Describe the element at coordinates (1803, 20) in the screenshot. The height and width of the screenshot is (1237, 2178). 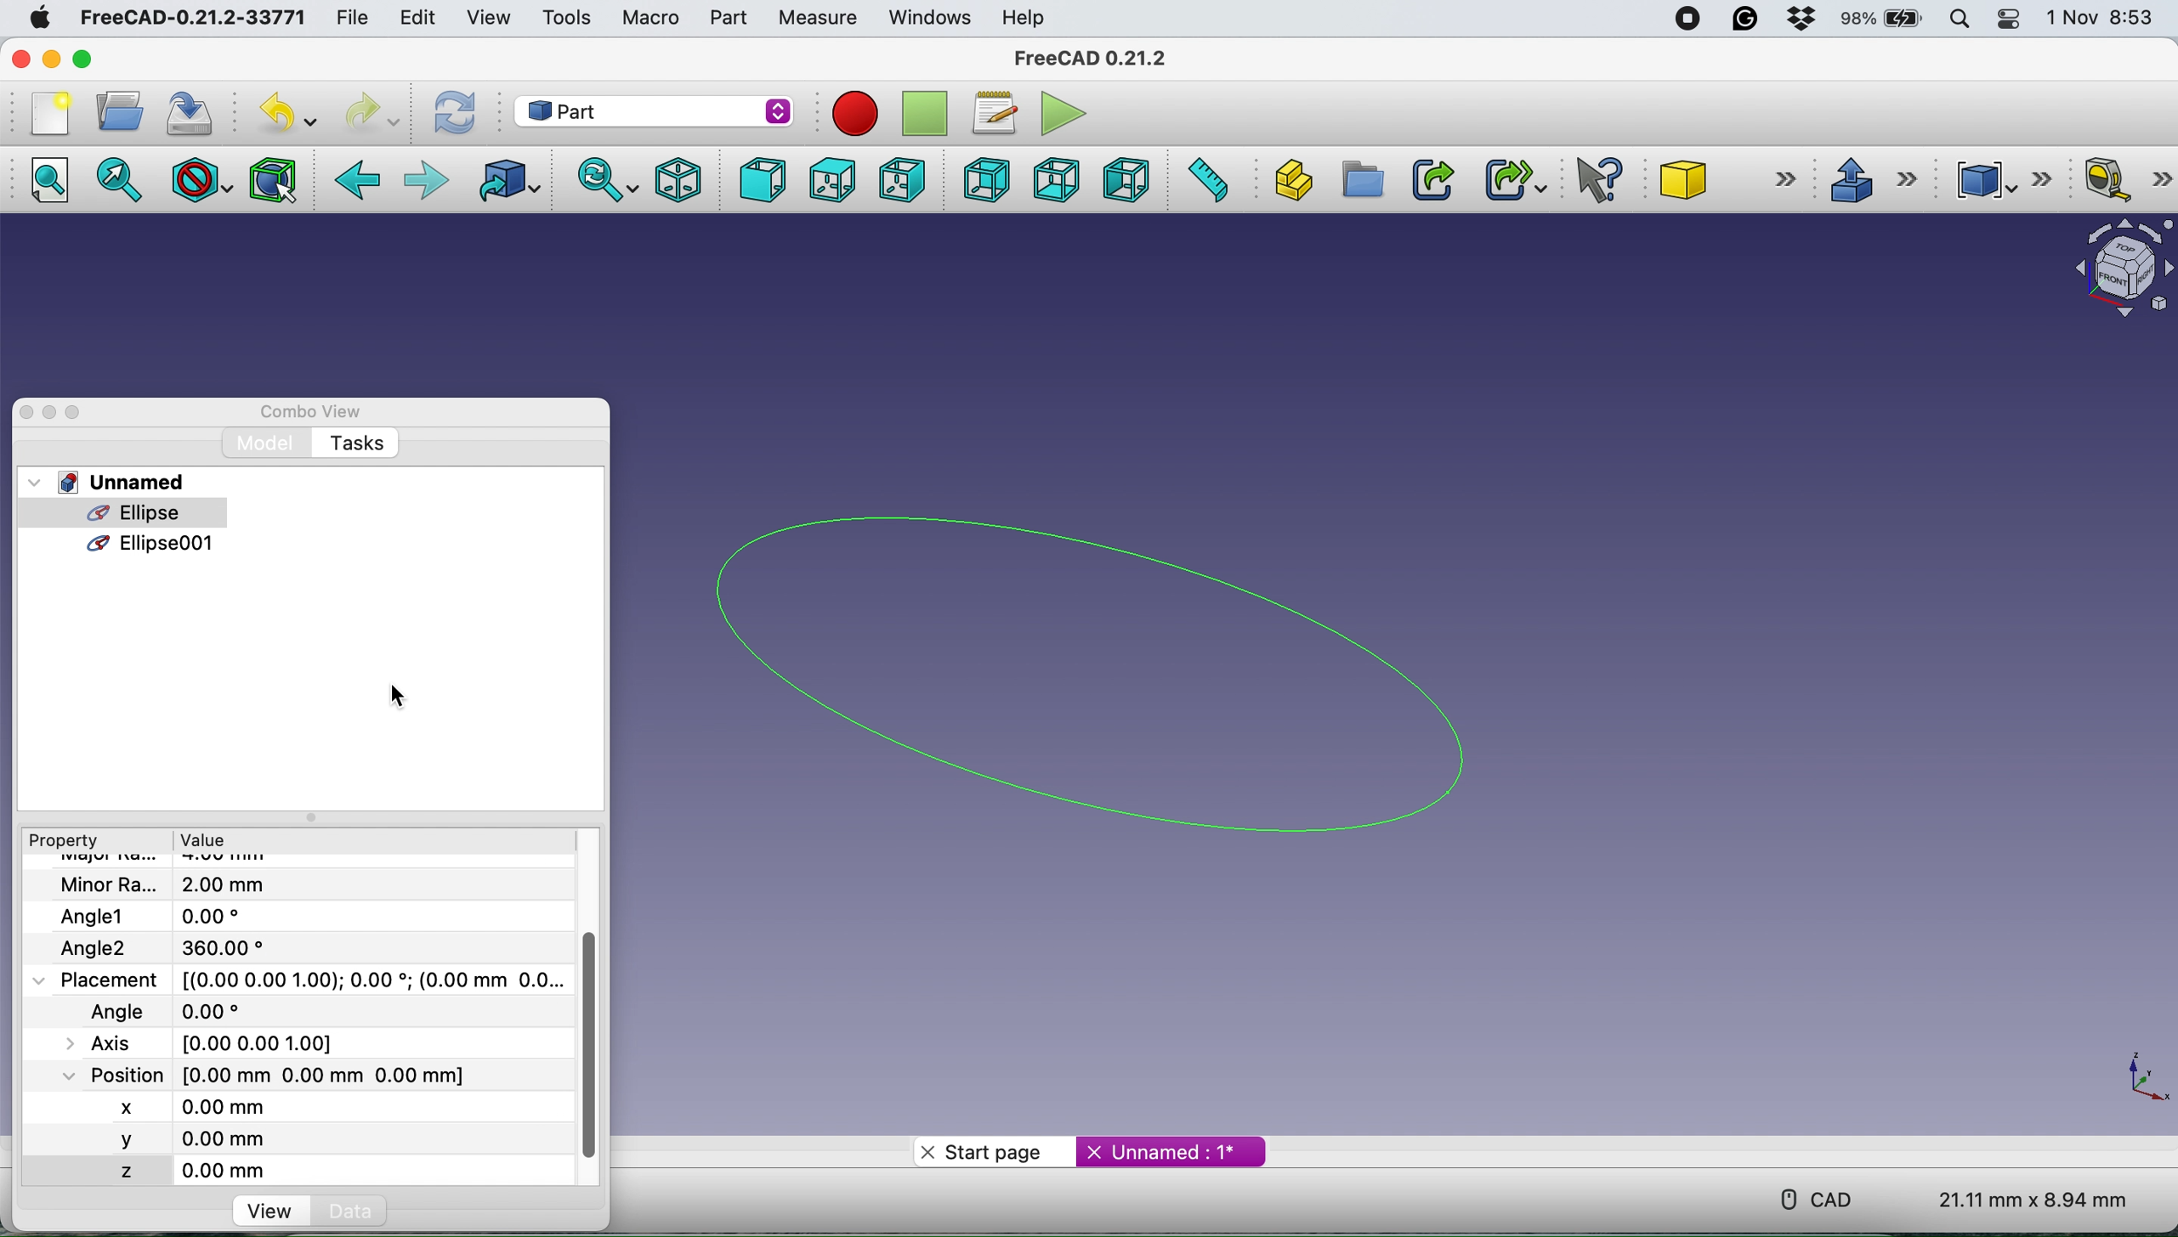
I see `dropbox` at that location.